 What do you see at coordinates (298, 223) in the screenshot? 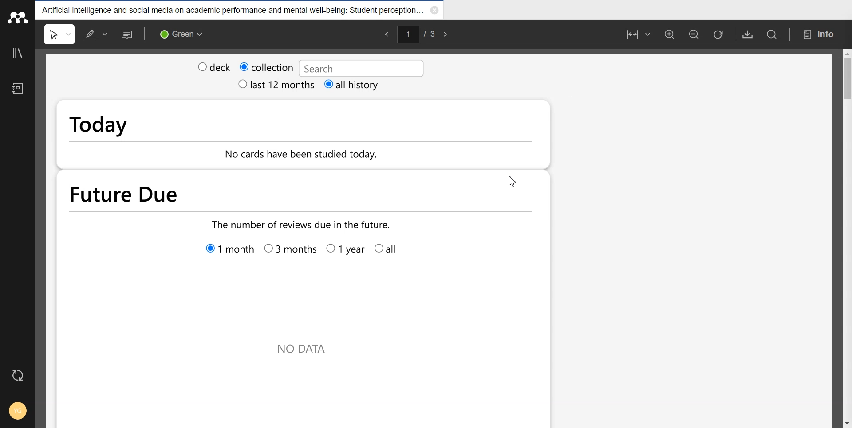
I see `The number of reviews due in the future` at bounding box center [298, 223].